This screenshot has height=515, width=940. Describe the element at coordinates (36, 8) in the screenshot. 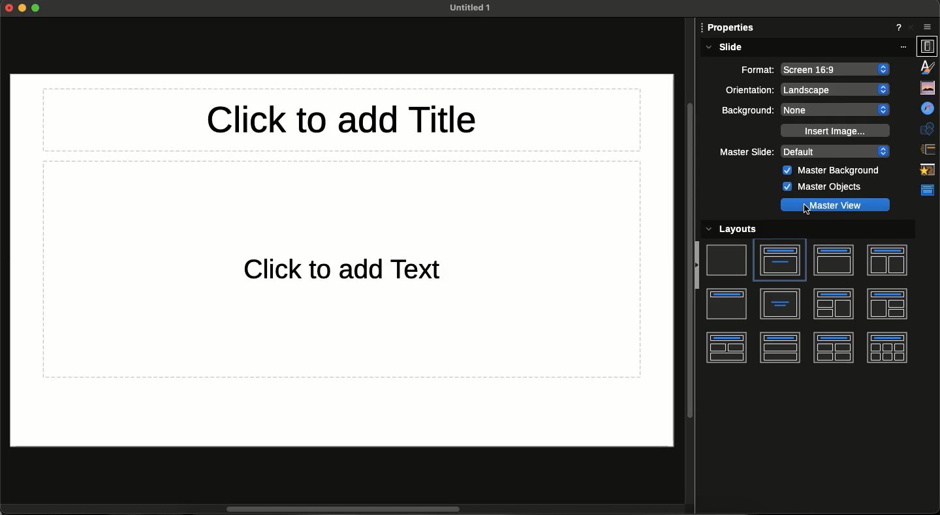

I see `Expand` at that location.